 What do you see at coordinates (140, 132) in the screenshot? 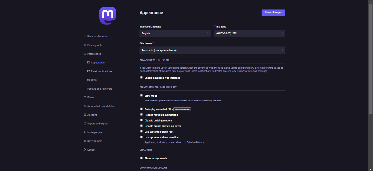
I see `click to select` at bounding box center [140, 132].